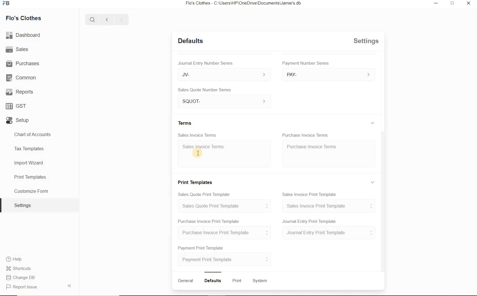 Image resolution: width=477 pixels, height=296 pixels. Describe the element at coordinates (20, 92) in the screenshot. I see `Reports` at that location.